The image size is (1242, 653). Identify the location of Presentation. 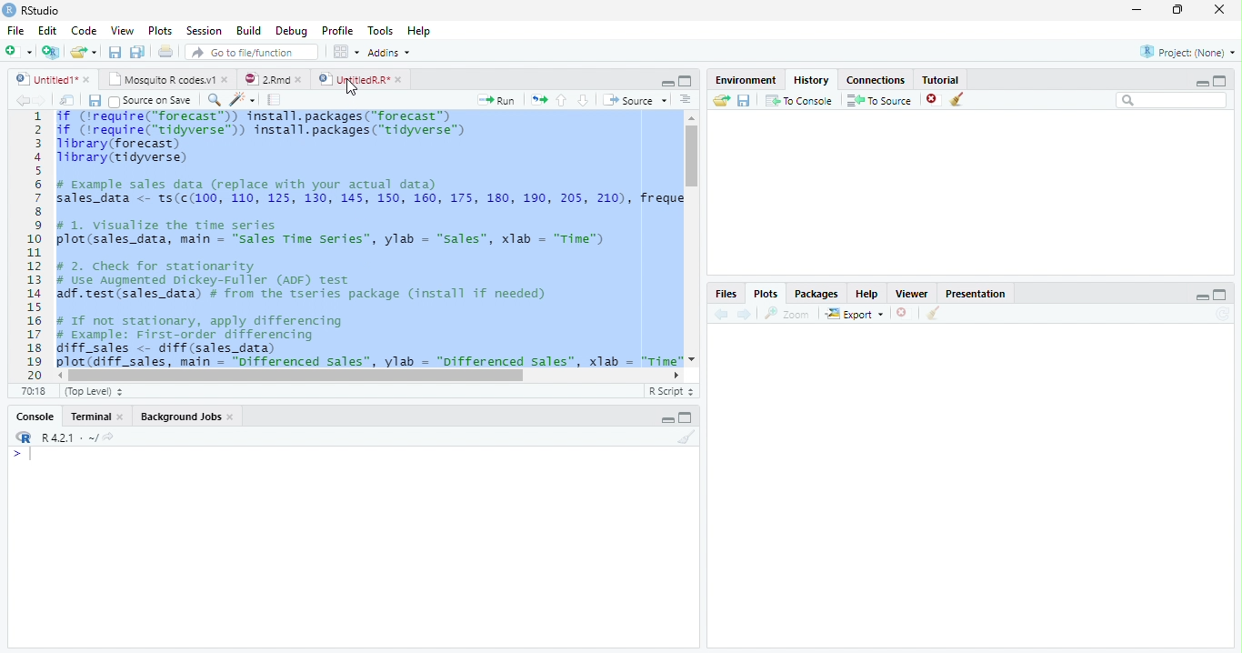
(976, 294).